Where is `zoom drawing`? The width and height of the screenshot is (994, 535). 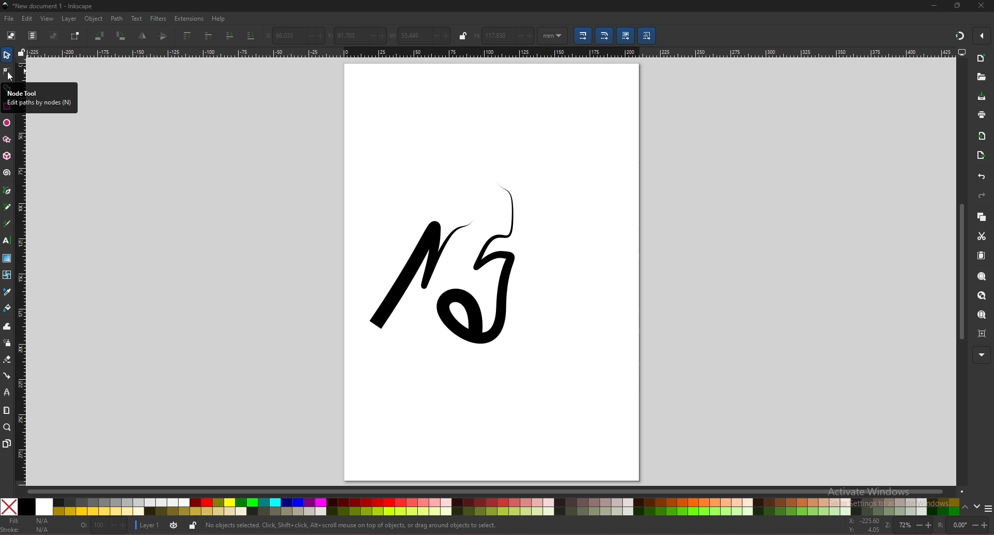
zoom drawing is located at coordinates (982, 296).